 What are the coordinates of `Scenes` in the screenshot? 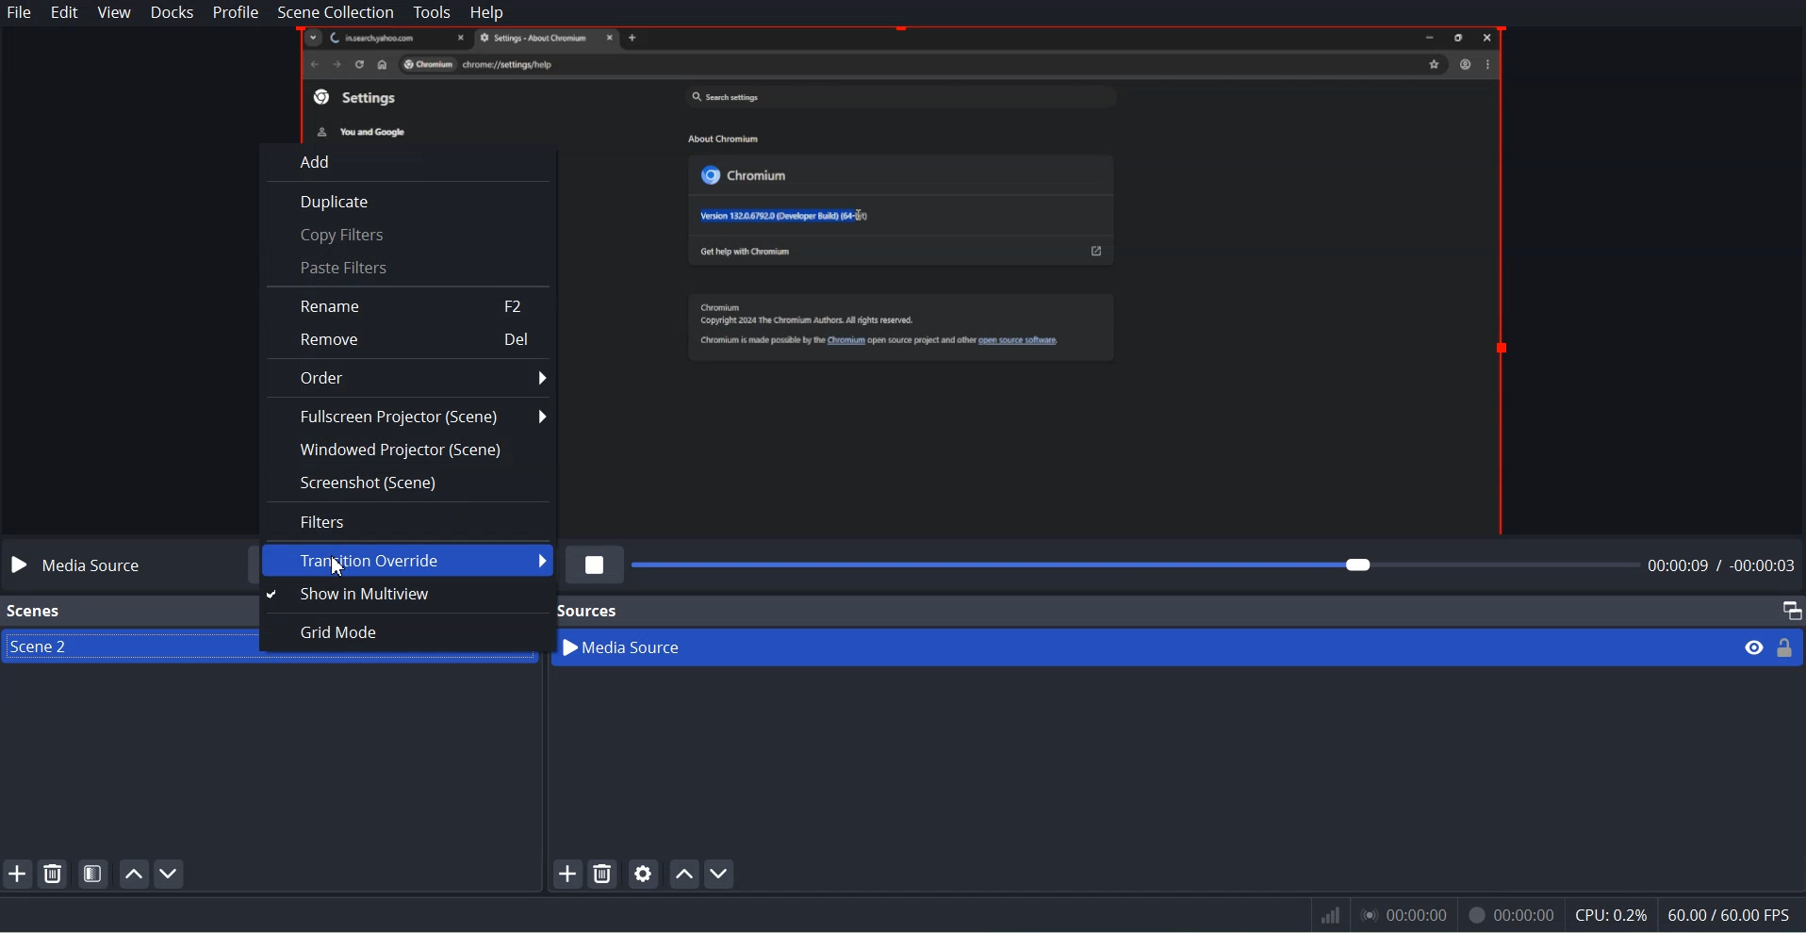 It's located at (34, 612).